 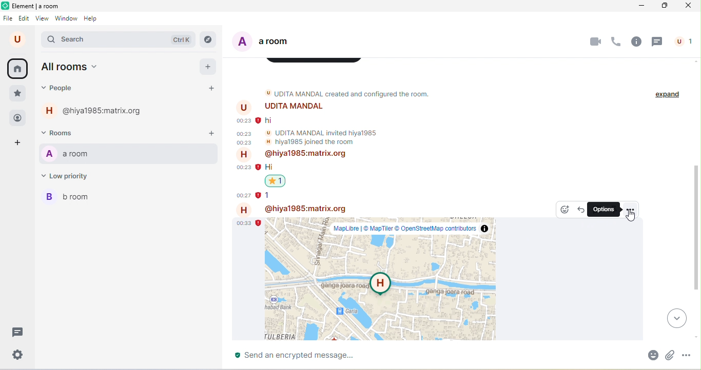 What do you see at coordinates (691, 356) in the screenshot?
I see `more options` at bounding box center [691, 356].